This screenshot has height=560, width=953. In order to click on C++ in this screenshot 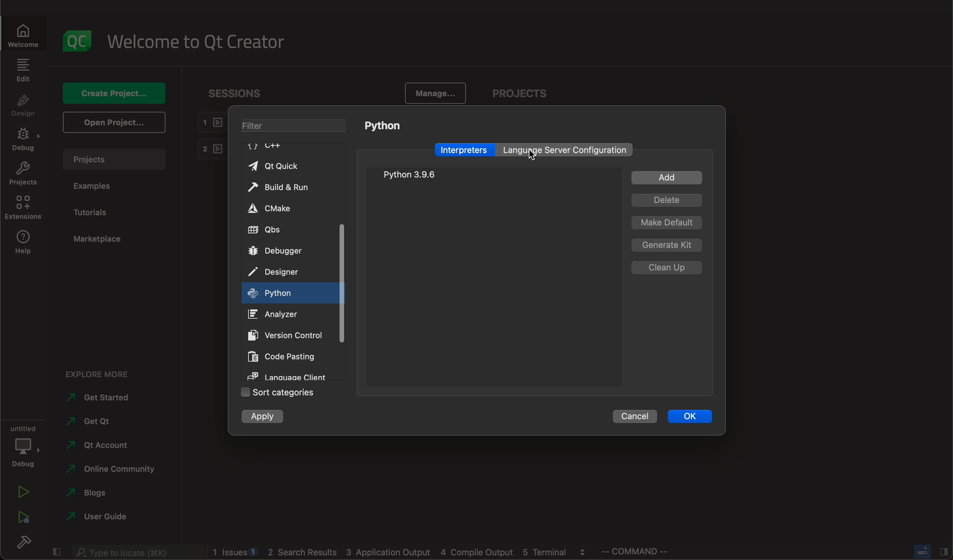, I will do `click(267, 146)`.